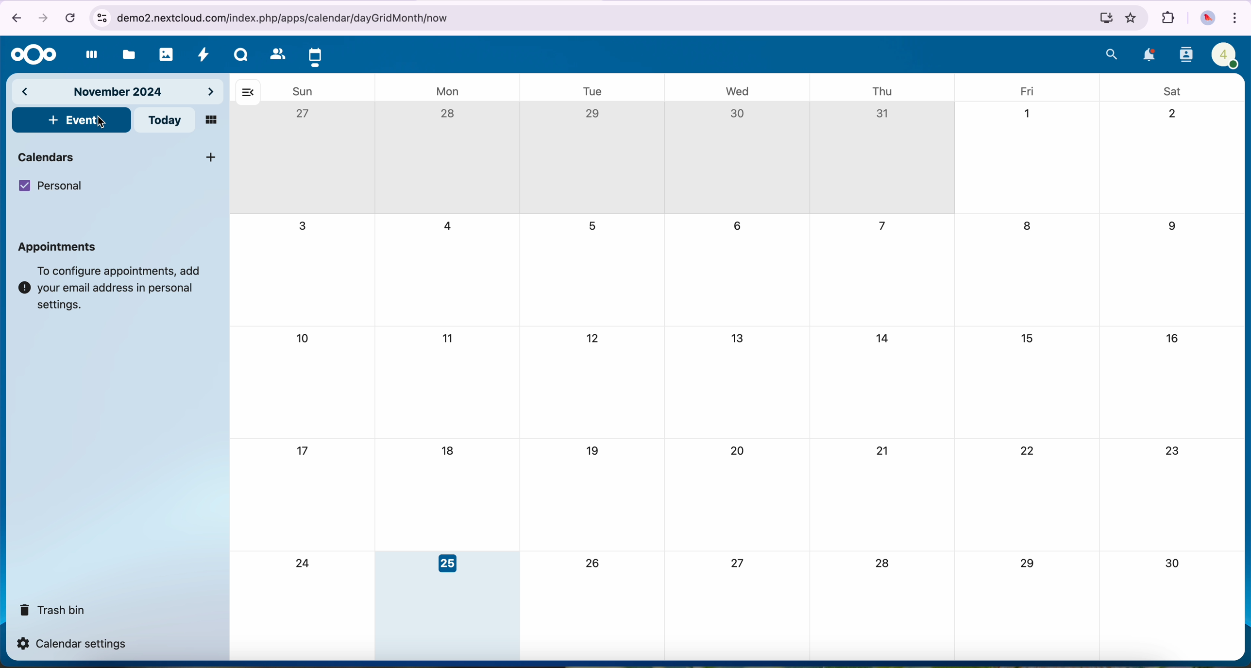  I want to click on 29, so click(594, 115).